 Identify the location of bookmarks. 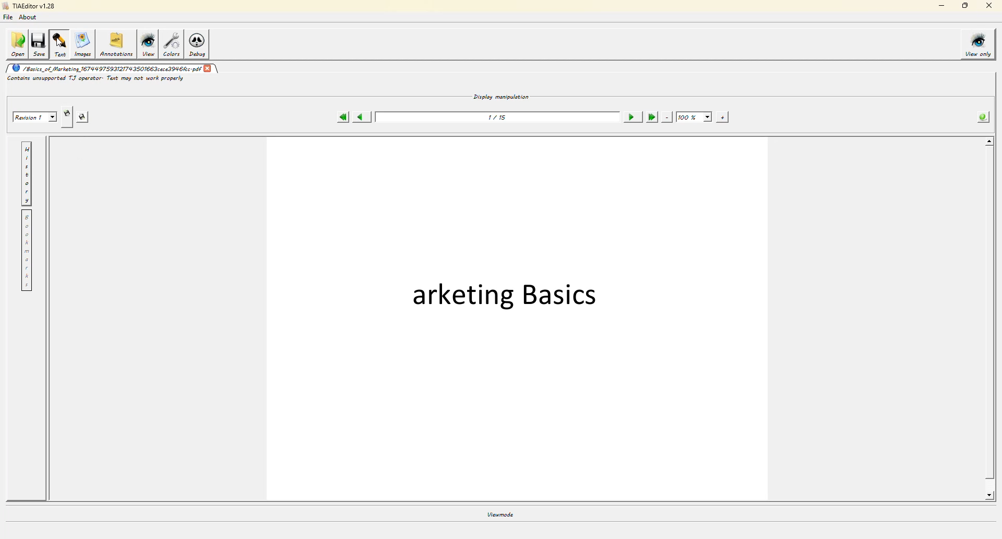
(26, 253).